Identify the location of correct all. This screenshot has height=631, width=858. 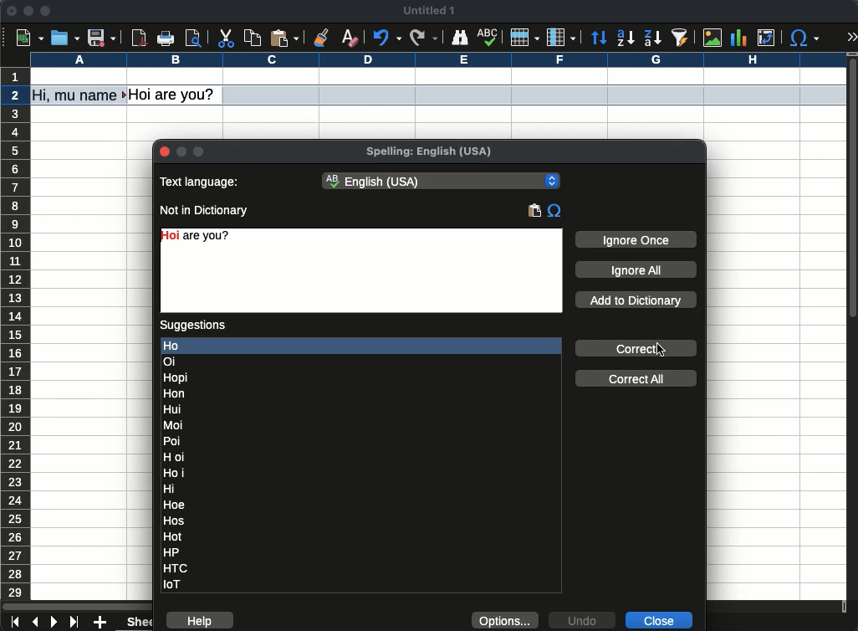
(637, 378).